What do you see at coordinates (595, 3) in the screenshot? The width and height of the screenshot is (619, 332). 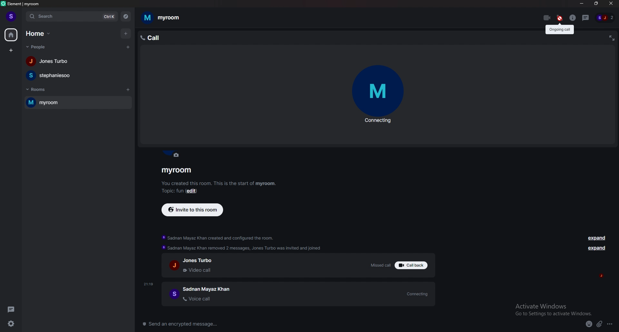 I see `resize` at bounding box center [595, 3].